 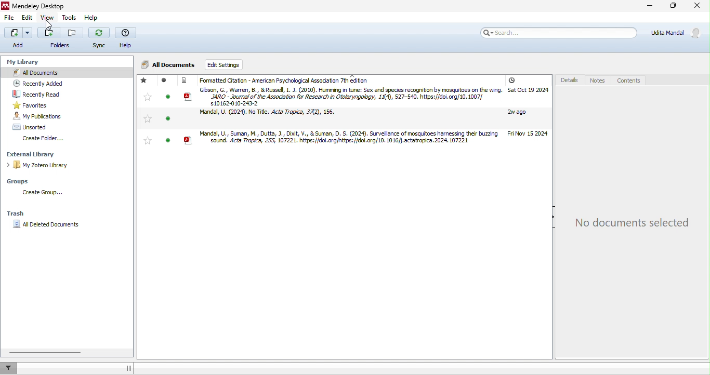 What do you see at coordinates (11, 19) in the screenshot?
I see `file` at bounding box center [11, 19].